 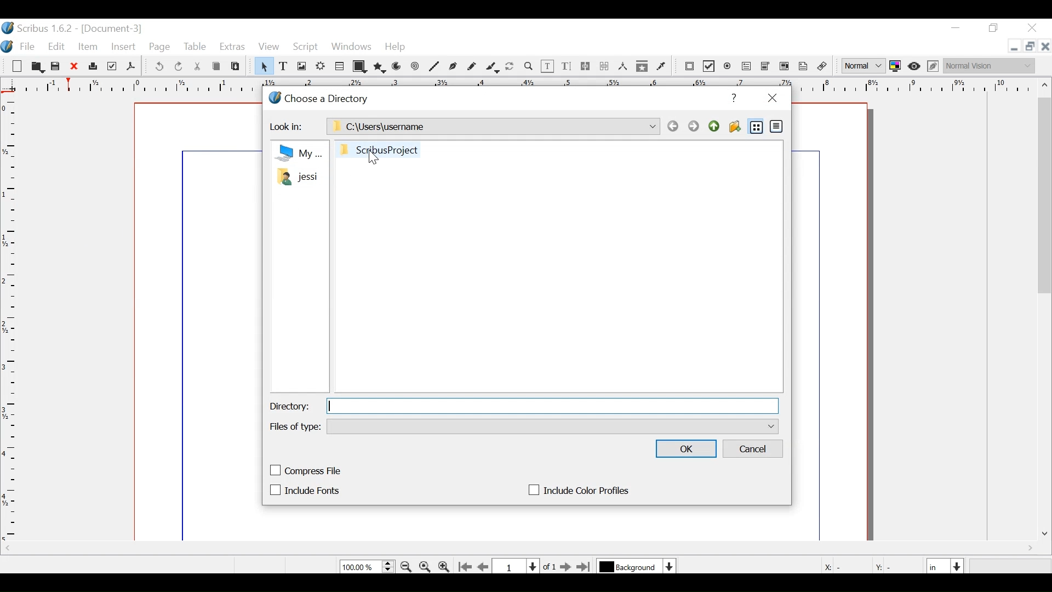 What do you see at coordinates (27, 48) in the screenshot?
I see `File` at bounding box center [27, 48].